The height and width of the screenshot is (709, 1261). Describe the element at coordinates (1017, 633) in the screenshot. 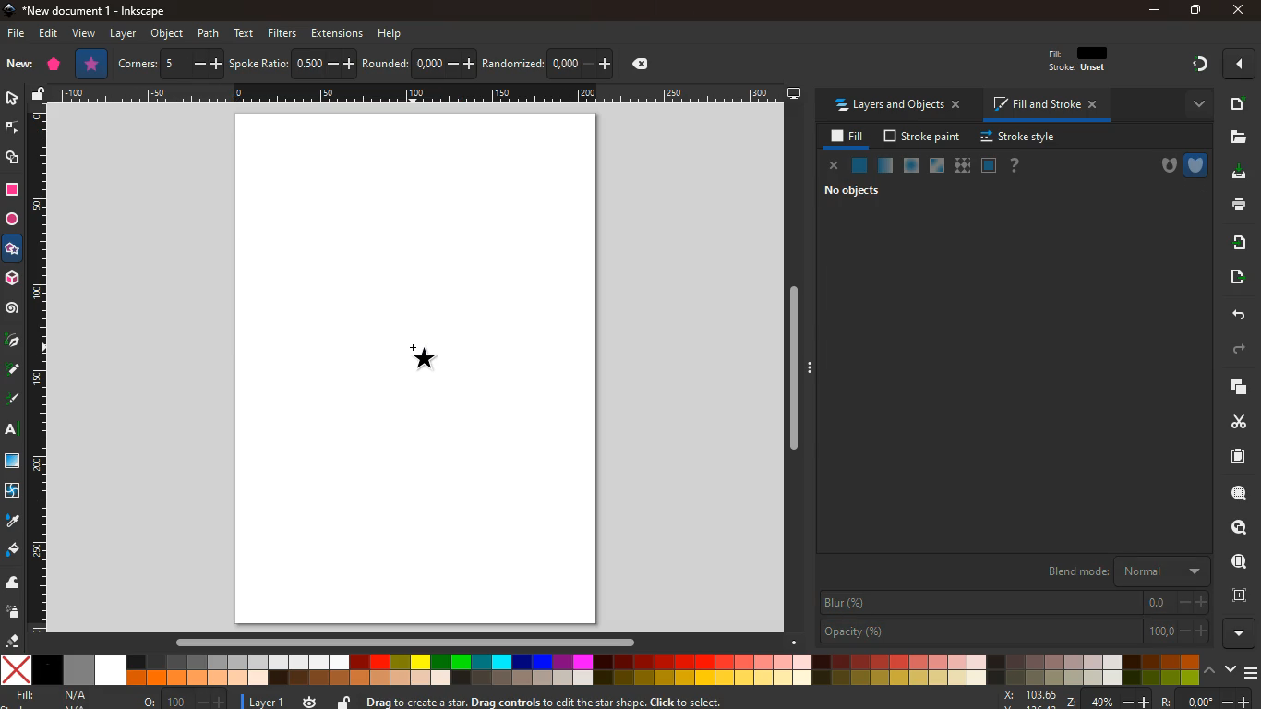

I see `opacity` at that location.